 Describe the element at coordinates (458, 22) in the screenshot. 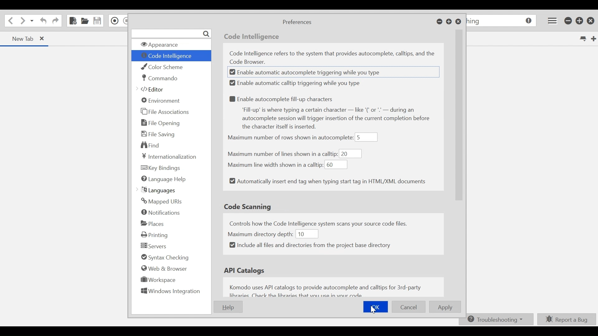

I see `Close` at that location.